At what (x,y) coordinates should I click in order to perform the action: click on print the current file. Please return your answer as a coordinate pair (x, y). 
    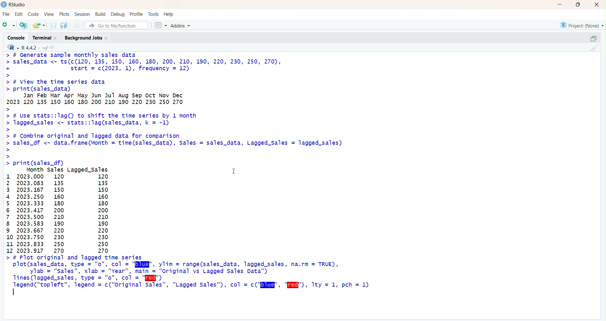
    Looking at the image, I should click on (77, 25).